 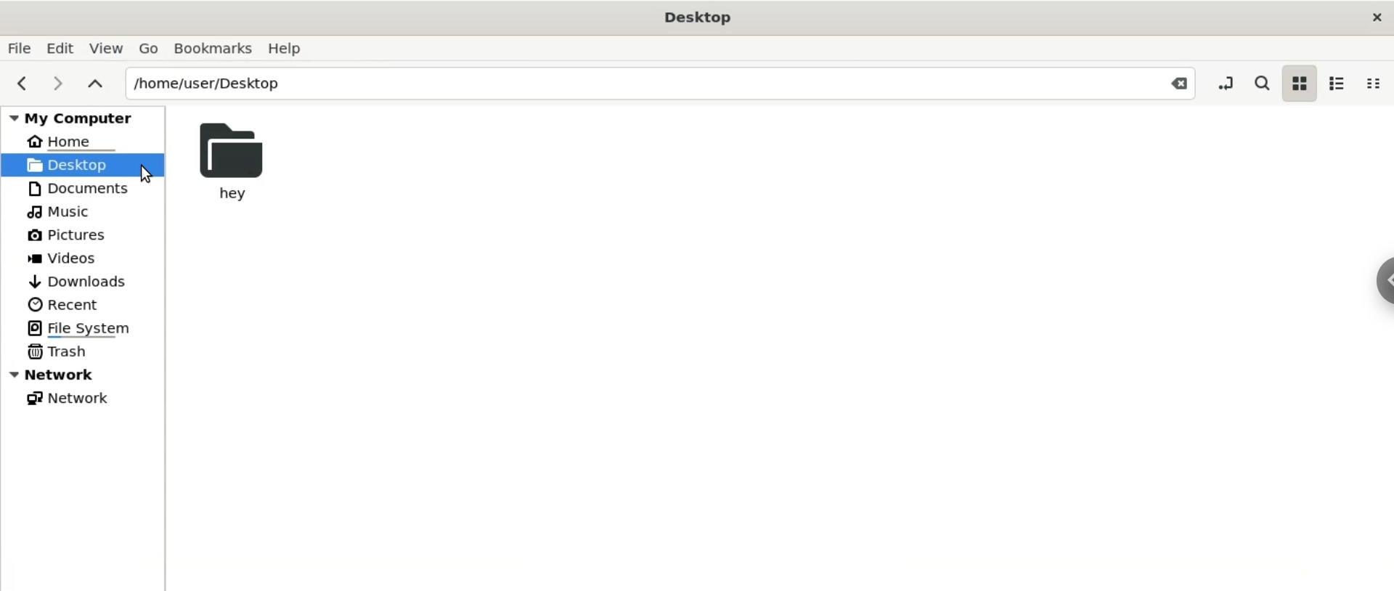 I want to click on search, so click(x=1264, y=82).